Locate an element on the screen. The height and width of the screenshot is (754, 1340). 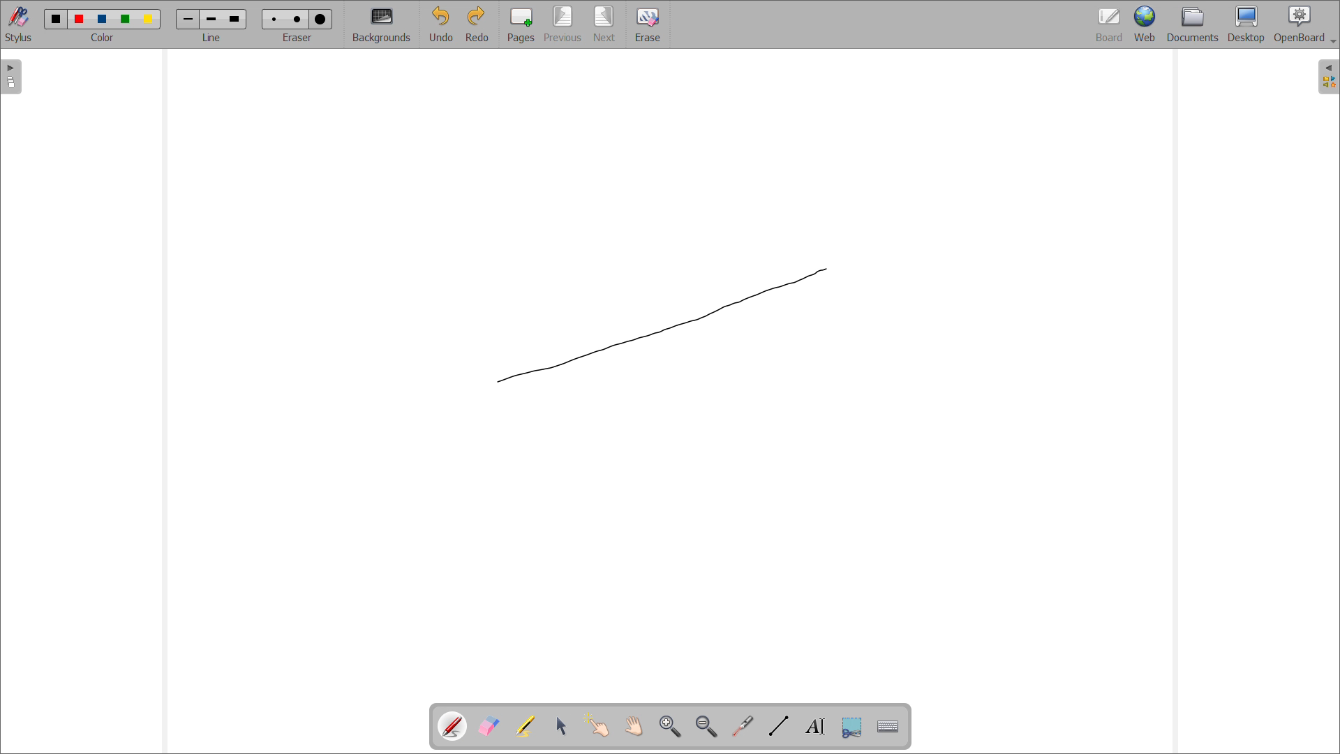
draw lines is located at coordinates (779, 726).